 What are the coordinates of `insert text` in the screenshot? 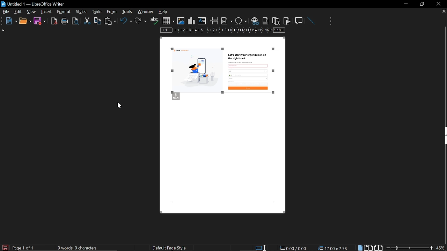 It's located at (202, 21).